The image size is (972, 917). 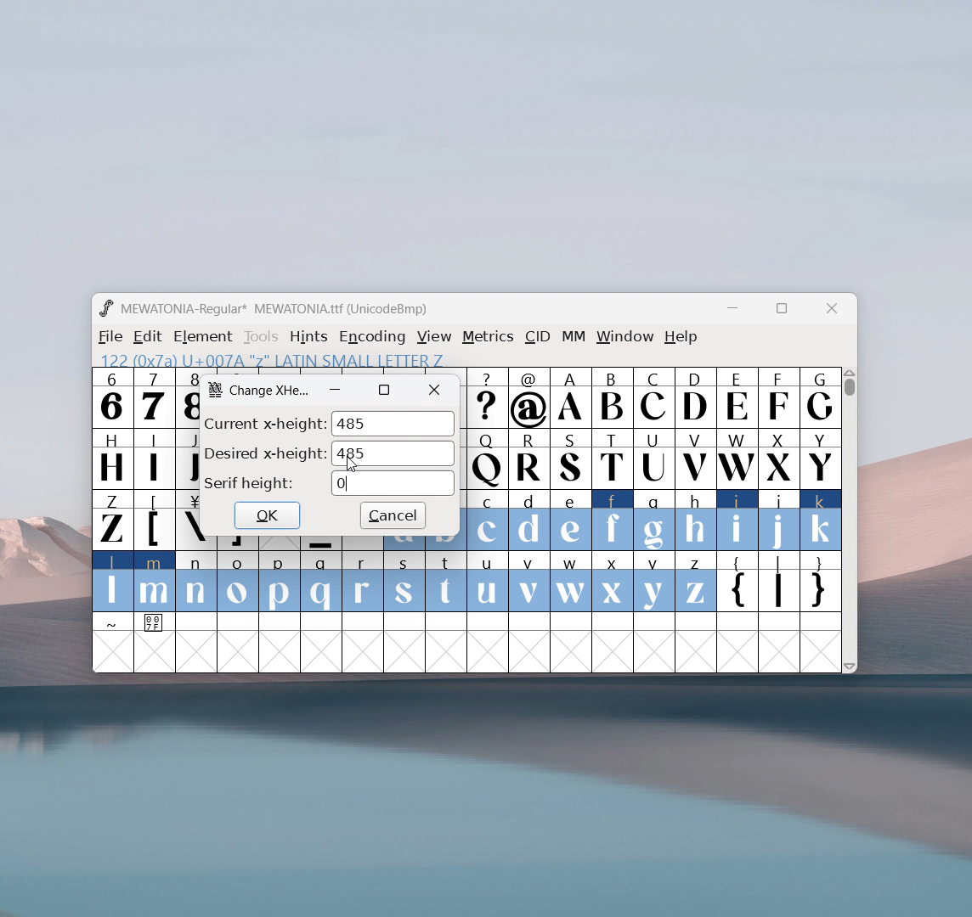 What do you see at coordinates (694, 397) in the screenshot?
I see `D` at bounding box center [694, 397].